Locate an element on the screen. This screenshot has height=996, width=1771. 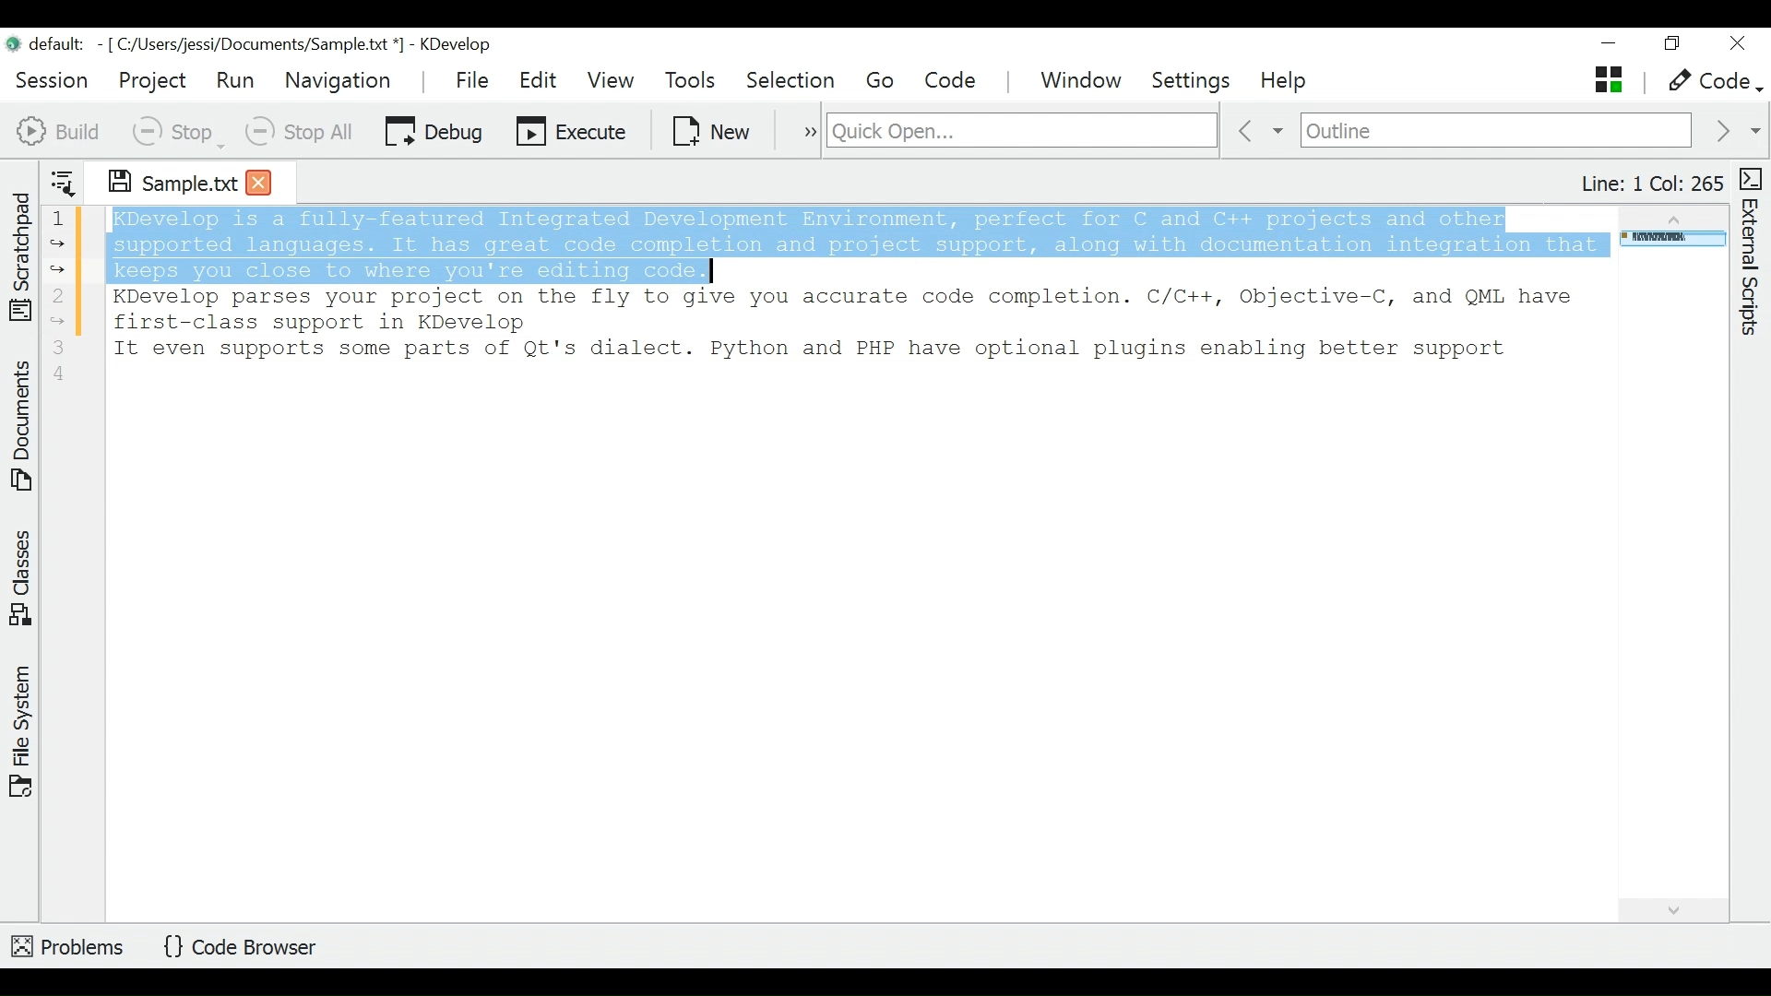
Quick Open... is located at coordinates (1019, 131).